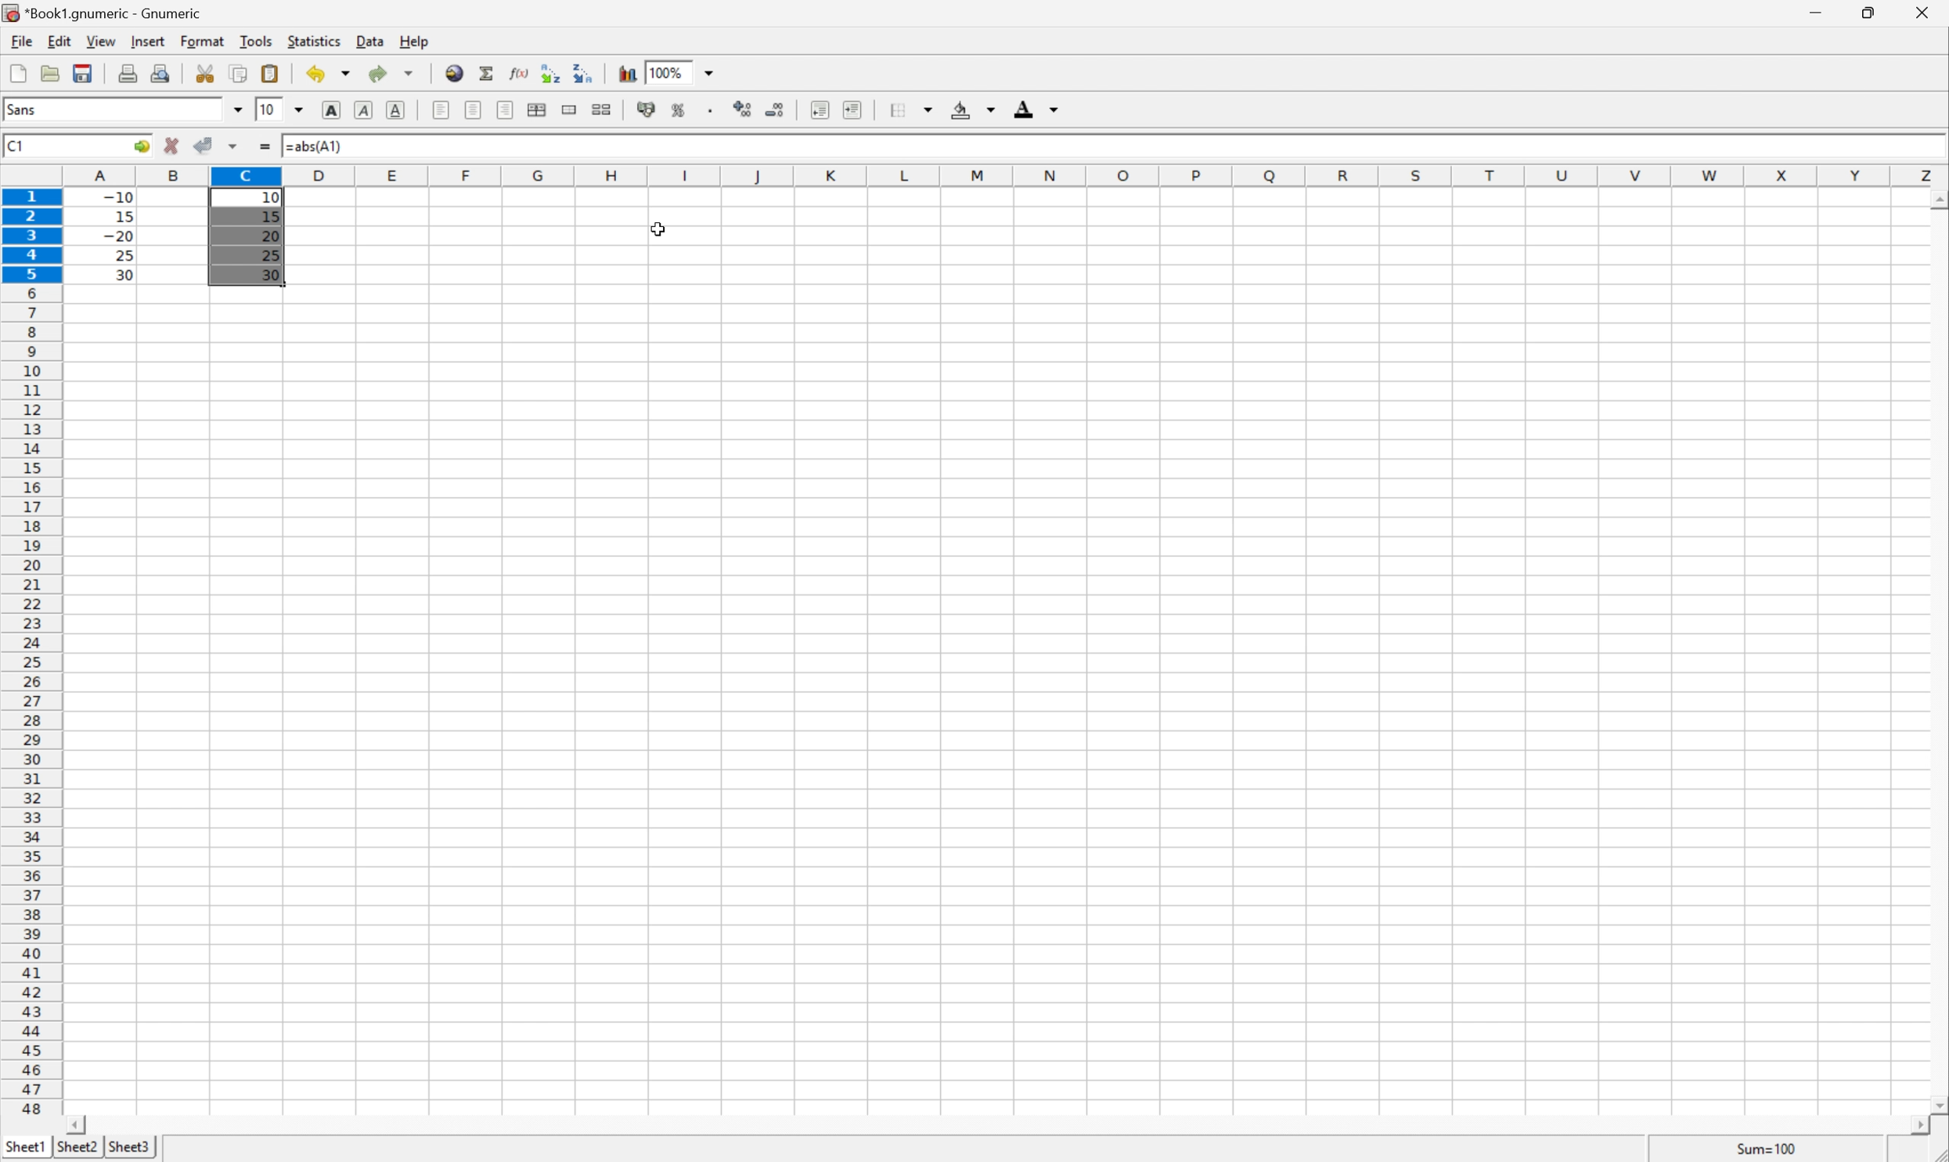 The image size is (1949, 1162). I want to click on 15, so click(269, 214).